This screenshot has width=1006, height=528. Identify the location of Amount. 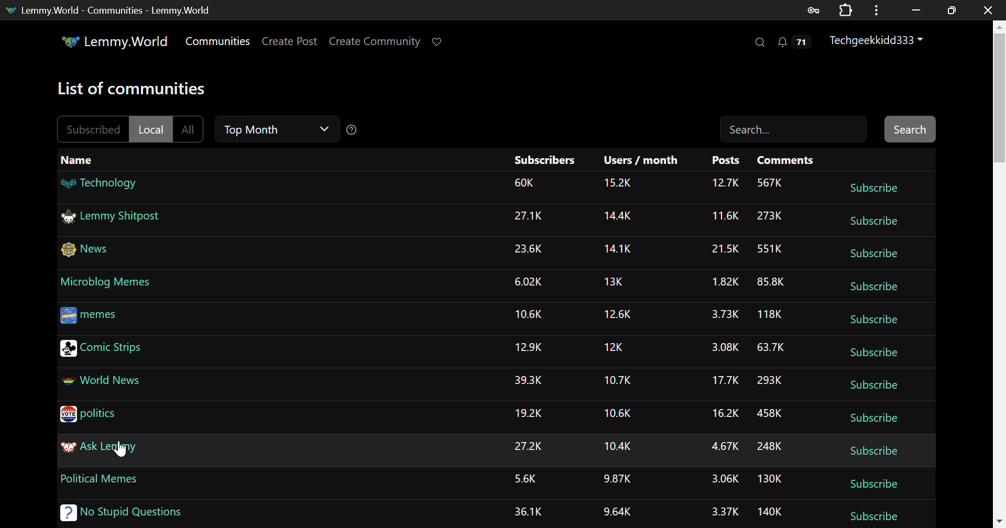
(617, 316).